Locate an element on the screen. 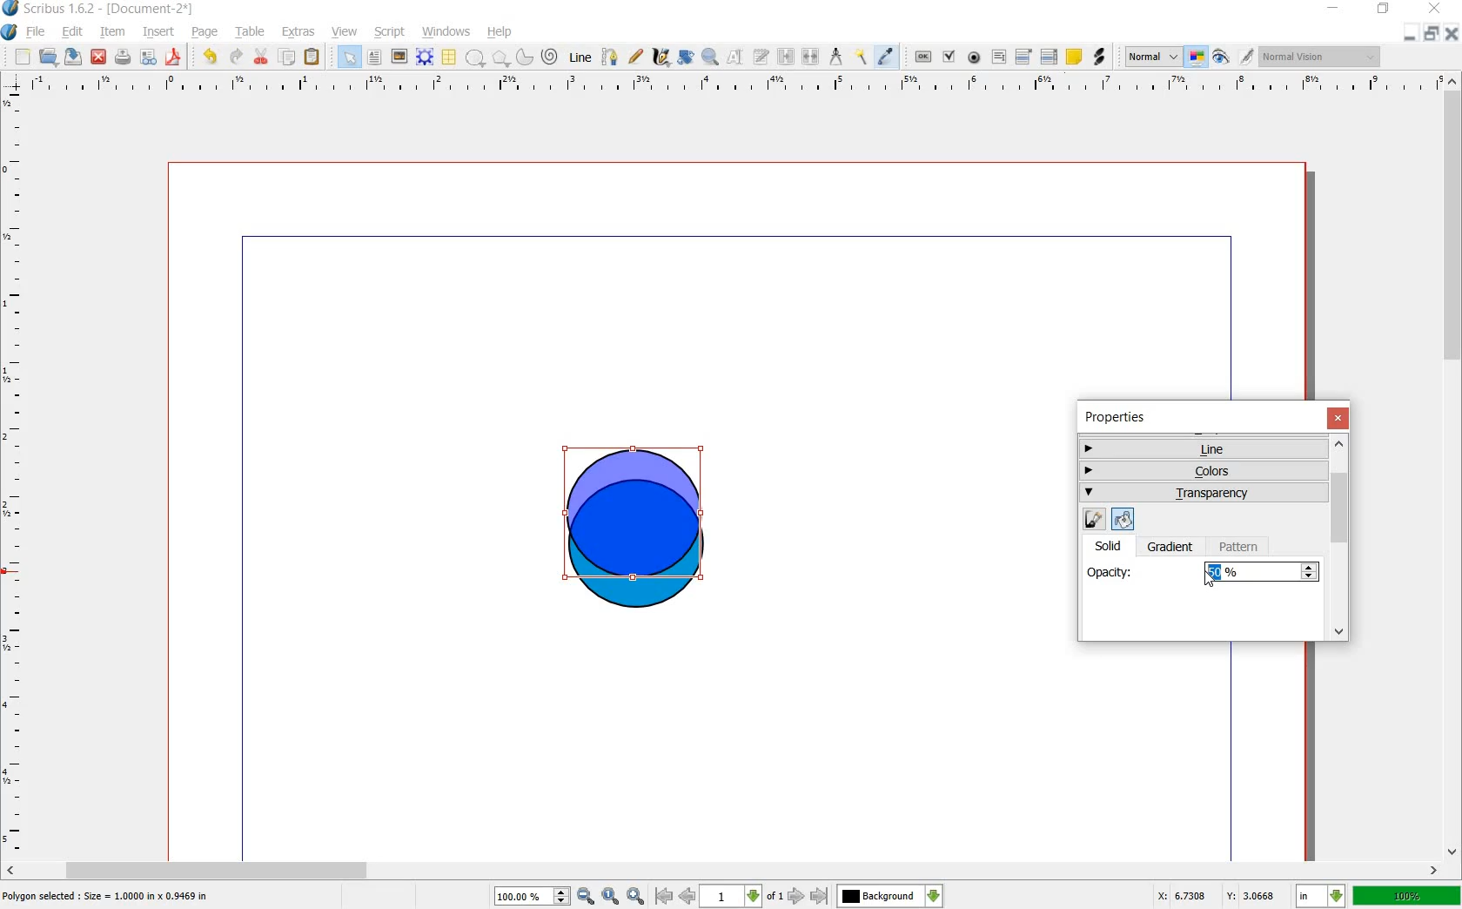 The image size is (1462, 909). copy item properties is located at coordinates (862, 58).